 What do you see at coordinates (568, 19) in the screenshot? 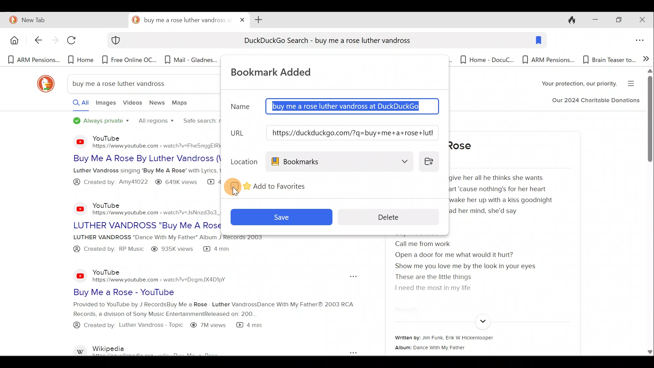
I see `Close tabs and clear data` at bounding box center [568, 19].